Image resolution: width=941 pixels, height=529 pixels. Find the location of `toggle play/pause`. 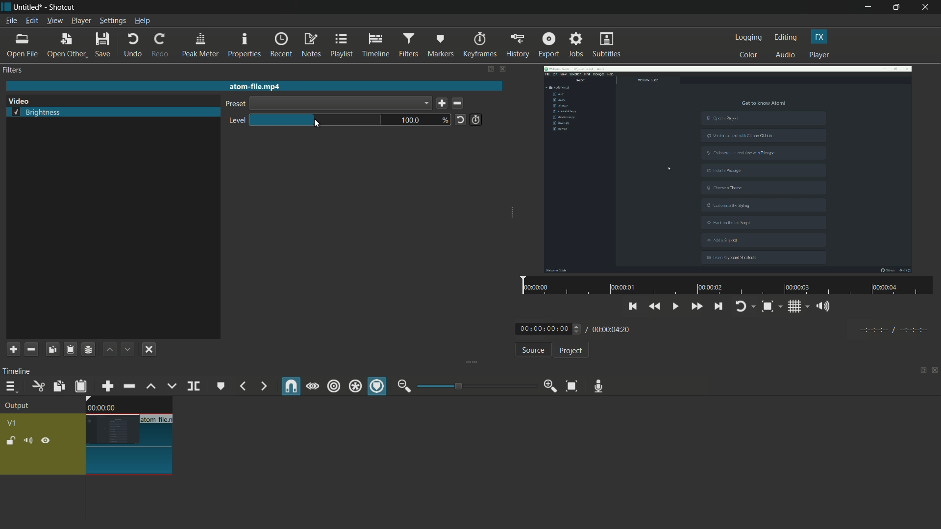

toggle play/pause is located at coordinates (677, 307).